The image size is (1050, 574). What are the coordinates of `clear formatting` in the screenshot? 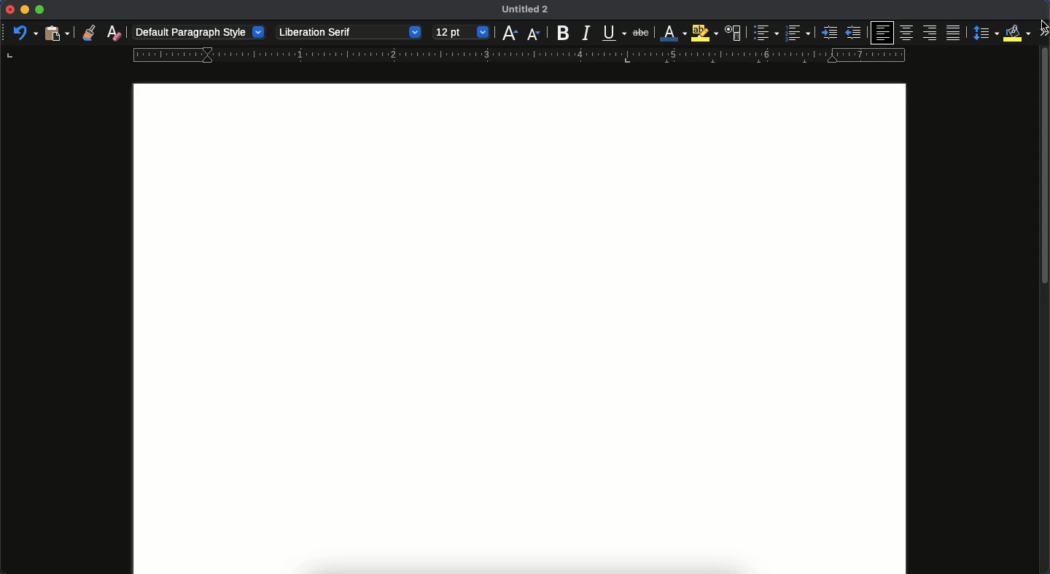 It's located at (114, 33).